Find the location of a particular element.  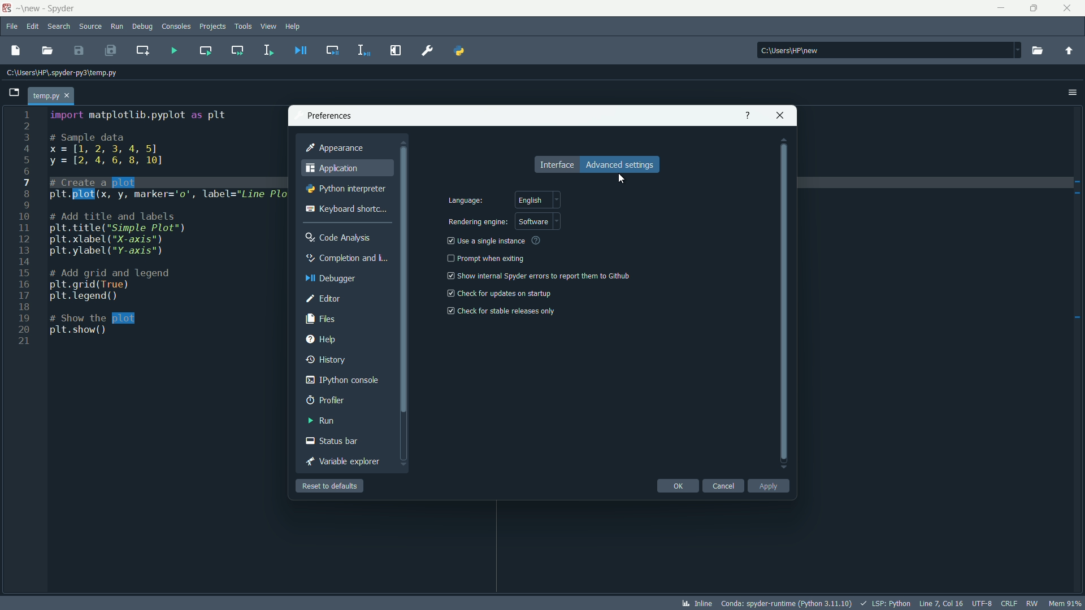

preferences is located at coordinates (428, 50).